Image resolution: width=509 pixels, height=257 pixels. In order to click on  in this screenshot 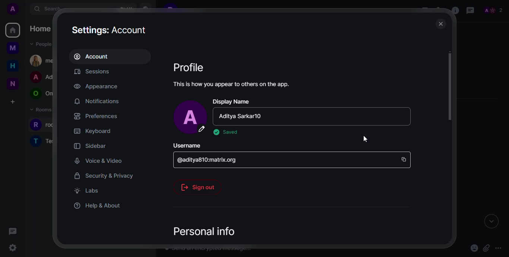, I will do `click(366, 137)`.